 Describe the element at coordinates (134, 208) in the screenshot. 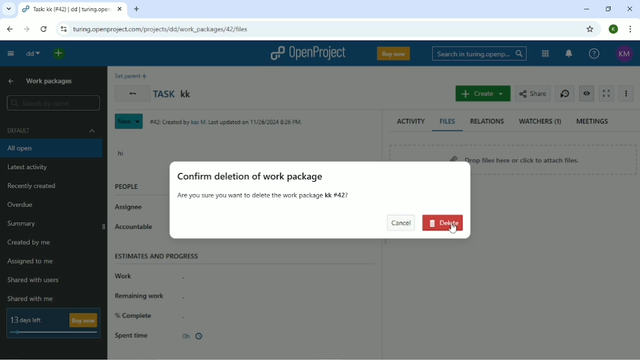

I see `Assignee` at that location.